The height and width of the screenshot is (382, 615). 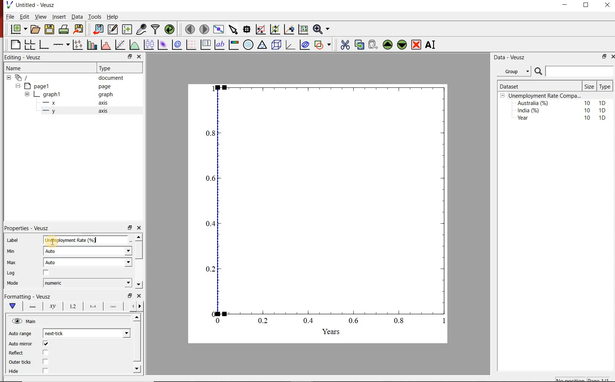 What do you see at coordinates (517, 57) in the screenshot?
I see `Data - Veusz` at bounding box center [517, 57].